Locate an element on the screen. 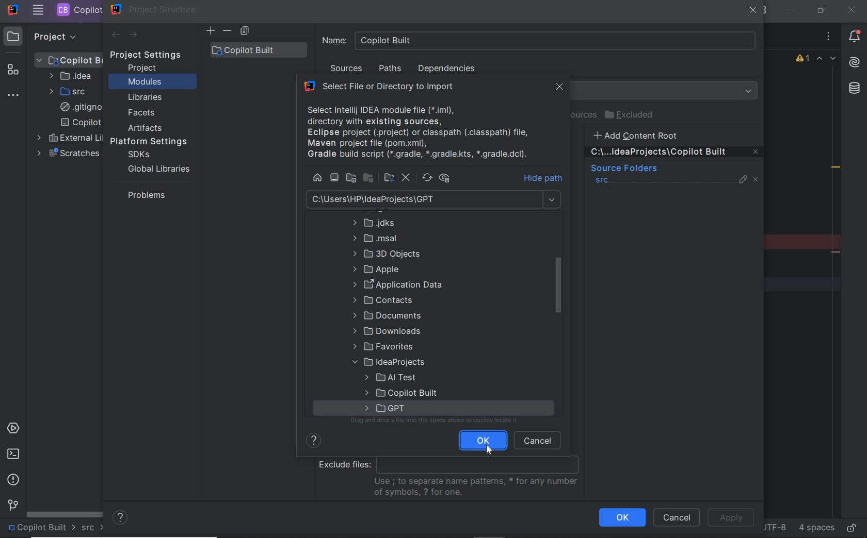 This screenshot has width=867, height=538. database is located at coordinates (854, 90).